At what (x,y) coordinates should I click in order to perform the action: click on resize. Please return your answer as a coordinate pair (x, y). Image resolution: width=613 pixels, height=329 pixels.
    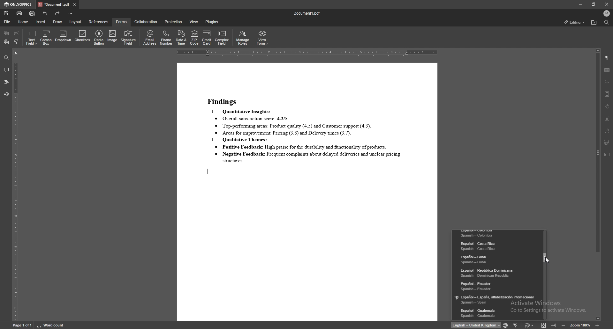
    Looking at the image, I should click on (594, 4).